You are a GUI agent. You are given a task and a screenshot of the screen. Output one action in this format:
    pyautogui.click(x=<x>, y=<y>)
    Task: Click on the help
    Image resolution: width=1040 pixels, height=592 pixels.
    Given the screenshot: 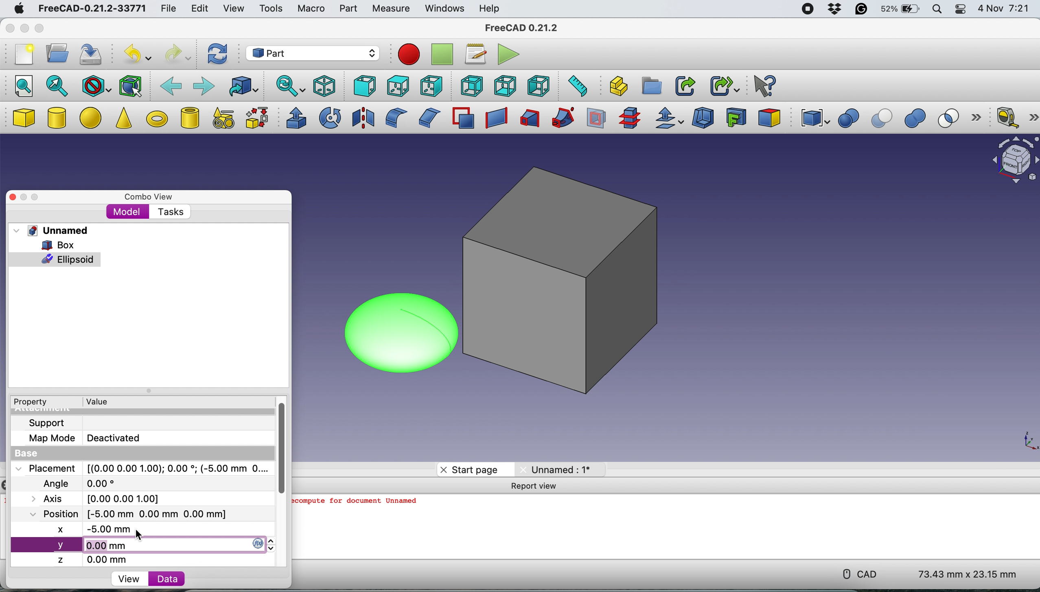 What is the action you would take?
    pyautogui.click(x=488, y=8)
    